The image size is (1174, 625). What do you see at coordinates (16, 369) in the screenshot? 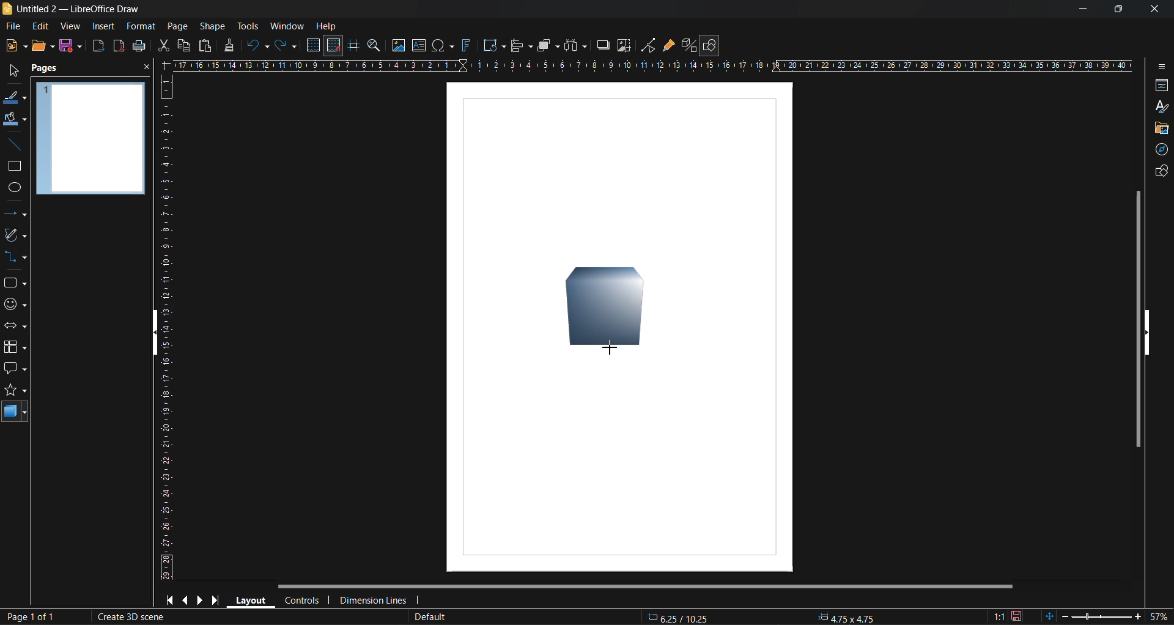
I see `callout shapes` at bounding box center [16, 369].